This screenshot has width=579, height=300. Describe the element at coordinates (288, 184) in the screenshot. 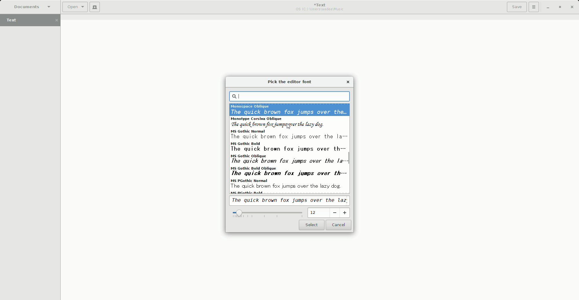

I see `PGothic Normal` at that location.